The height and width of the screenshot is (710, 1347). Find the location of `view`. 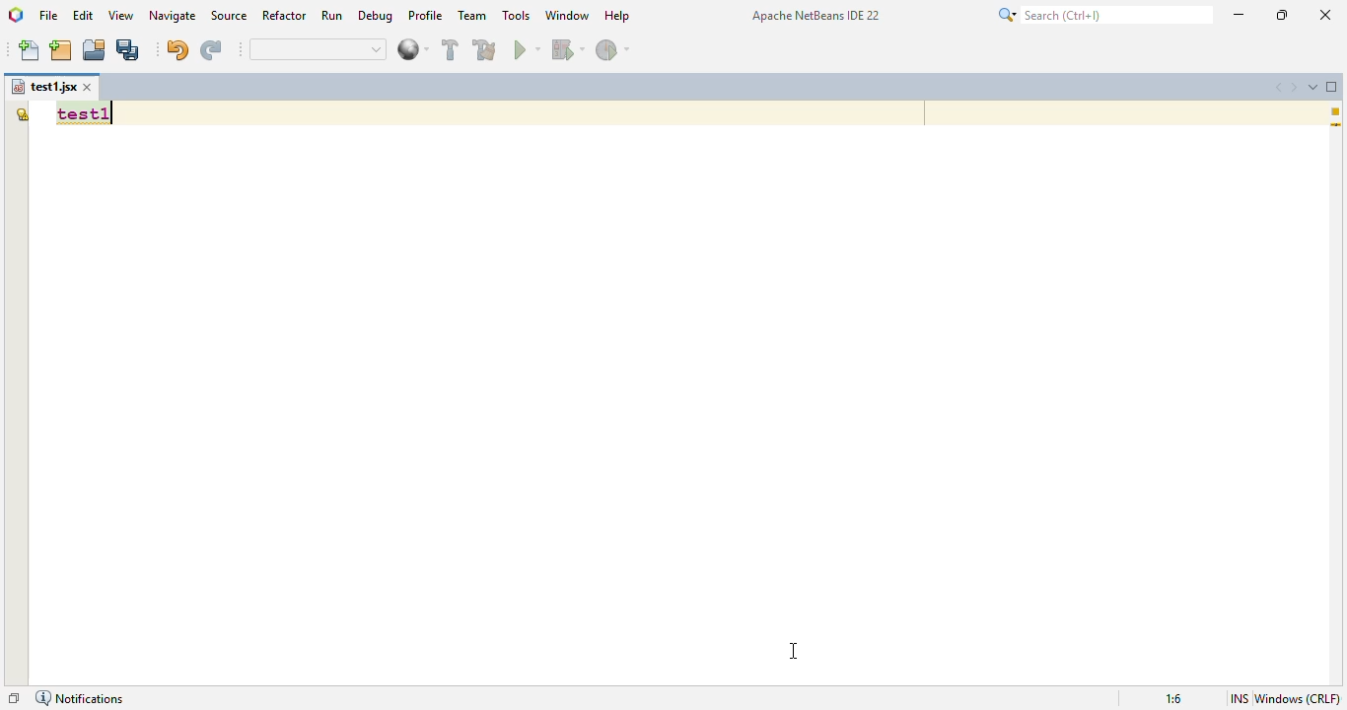

view is located at coordinates (121, 16).